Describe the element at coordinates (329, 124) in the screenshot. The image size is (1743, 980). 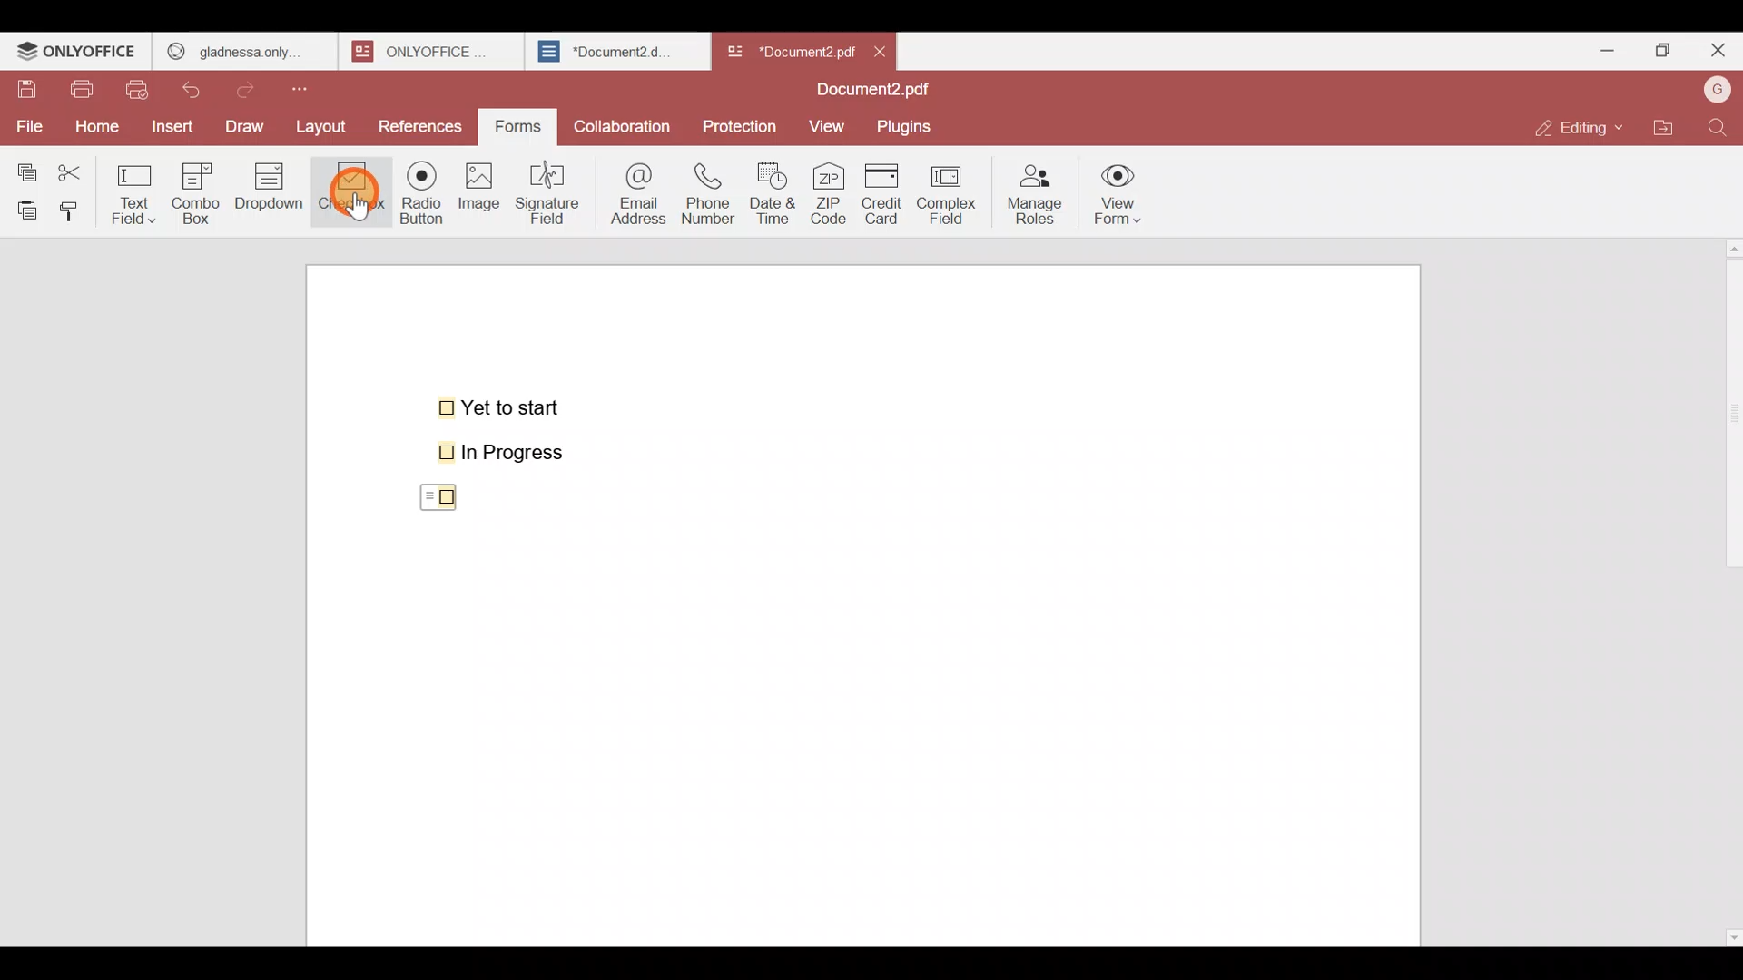
I see `Layout` at that location.